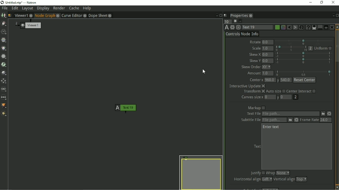 The height and width of the screenshot is (190, 339). I want to click on GMIC, so click(4, 105).